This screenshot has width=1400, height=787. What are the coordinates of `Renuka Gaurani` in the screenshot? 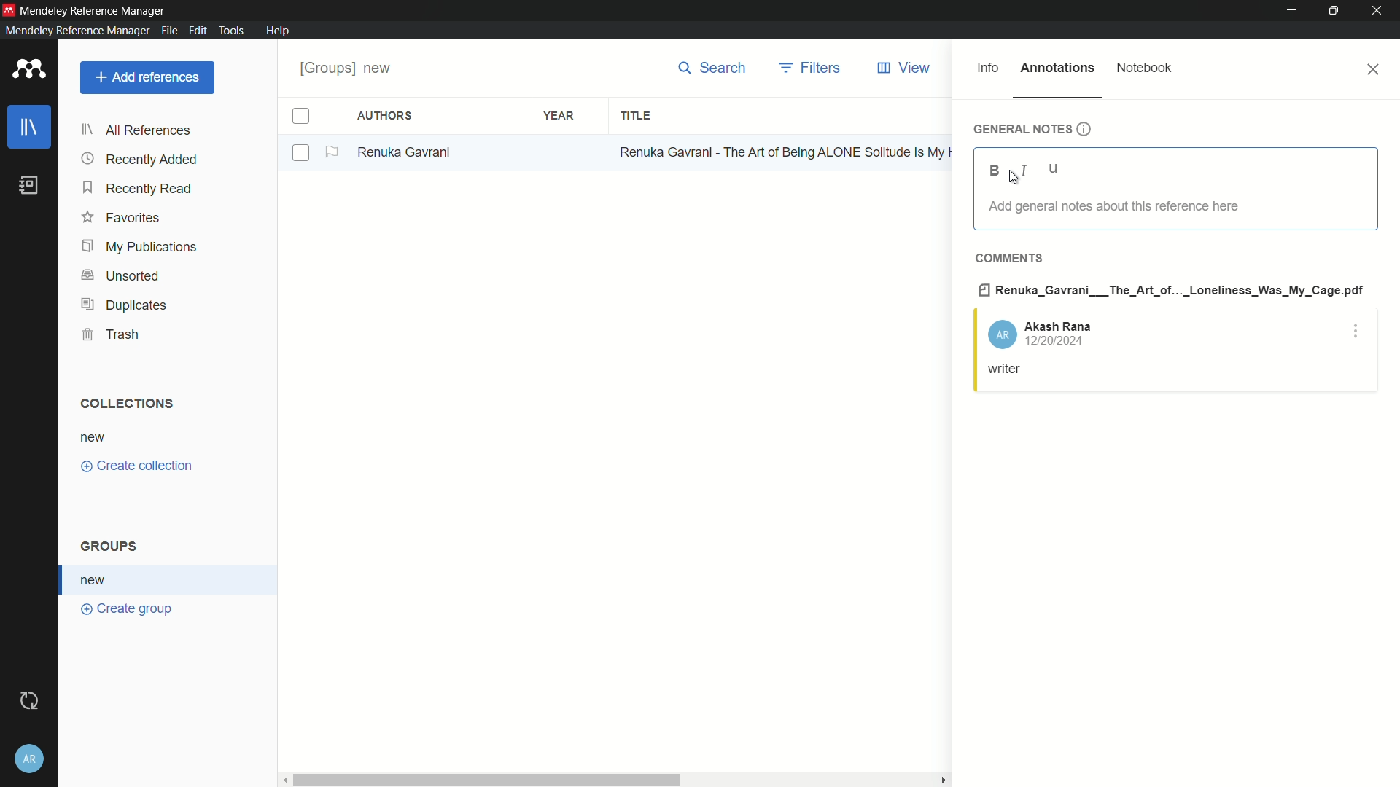 It's located at (410, 152).